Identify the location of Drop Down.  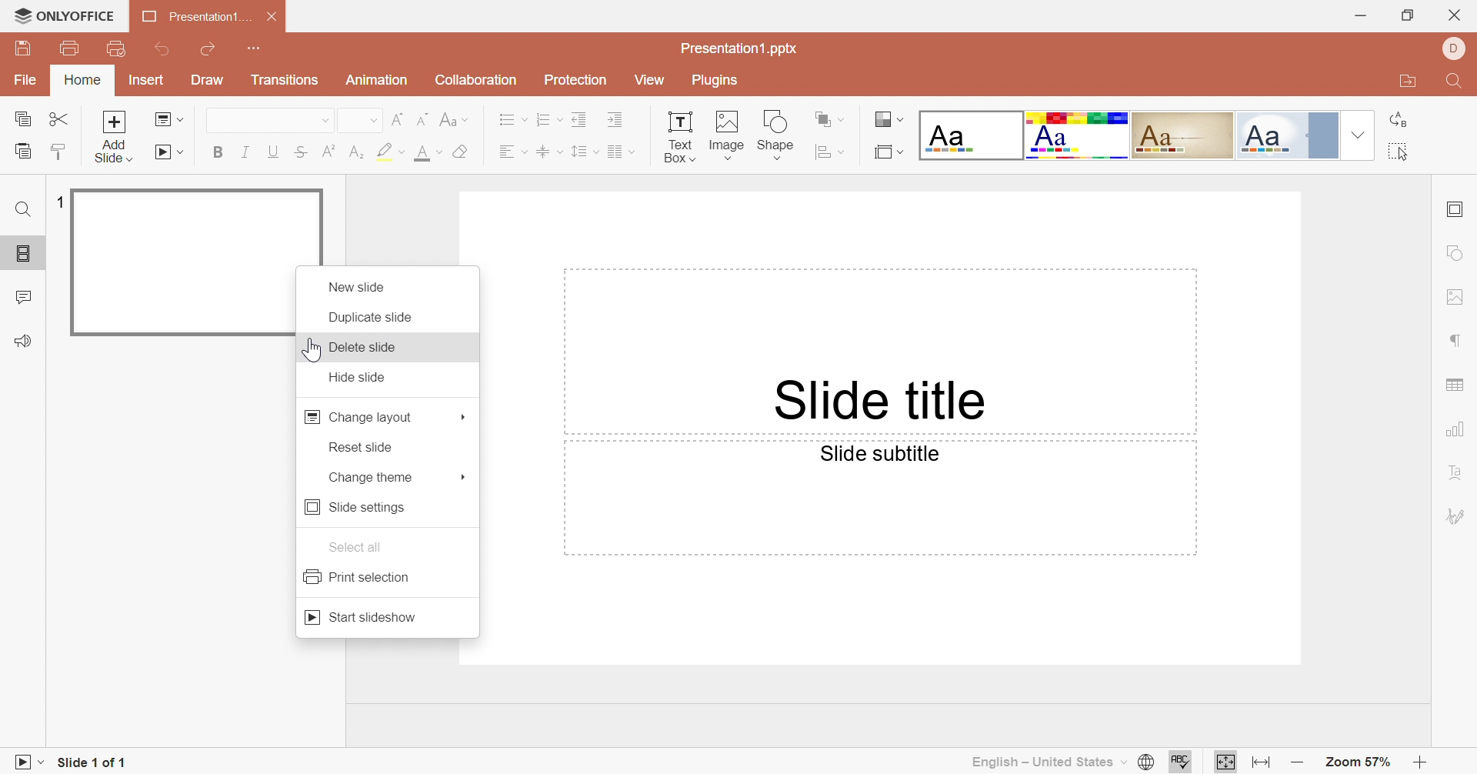
(633, 152).